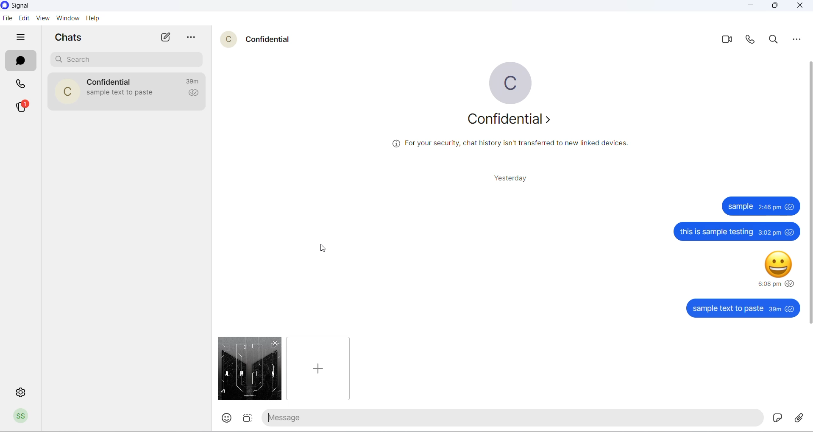  What do you see at coordinates (791, 308) in the screenshot?
I see `seen` at bounding box center [791, 308].